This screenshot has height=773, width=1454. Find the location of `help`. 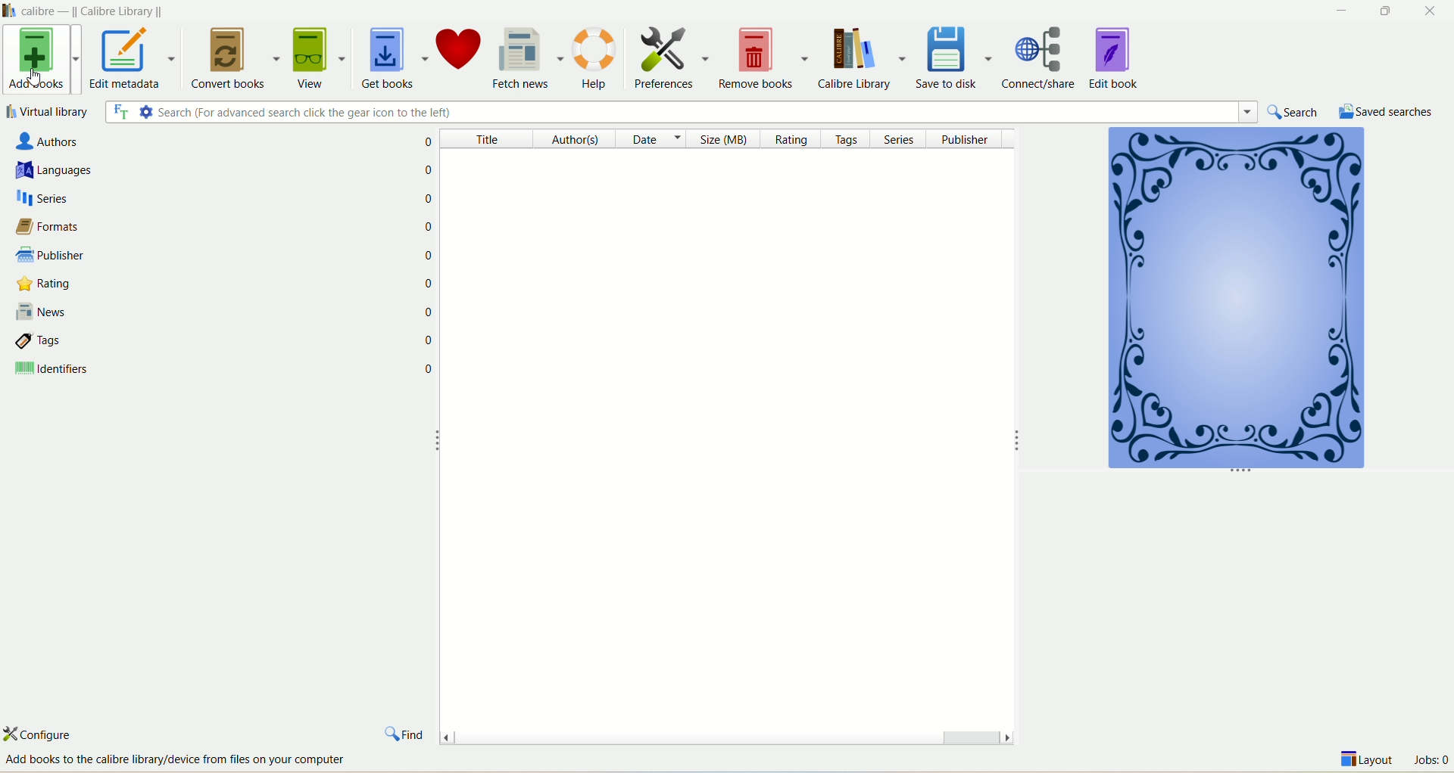

help is located at coordinates (597, 58).